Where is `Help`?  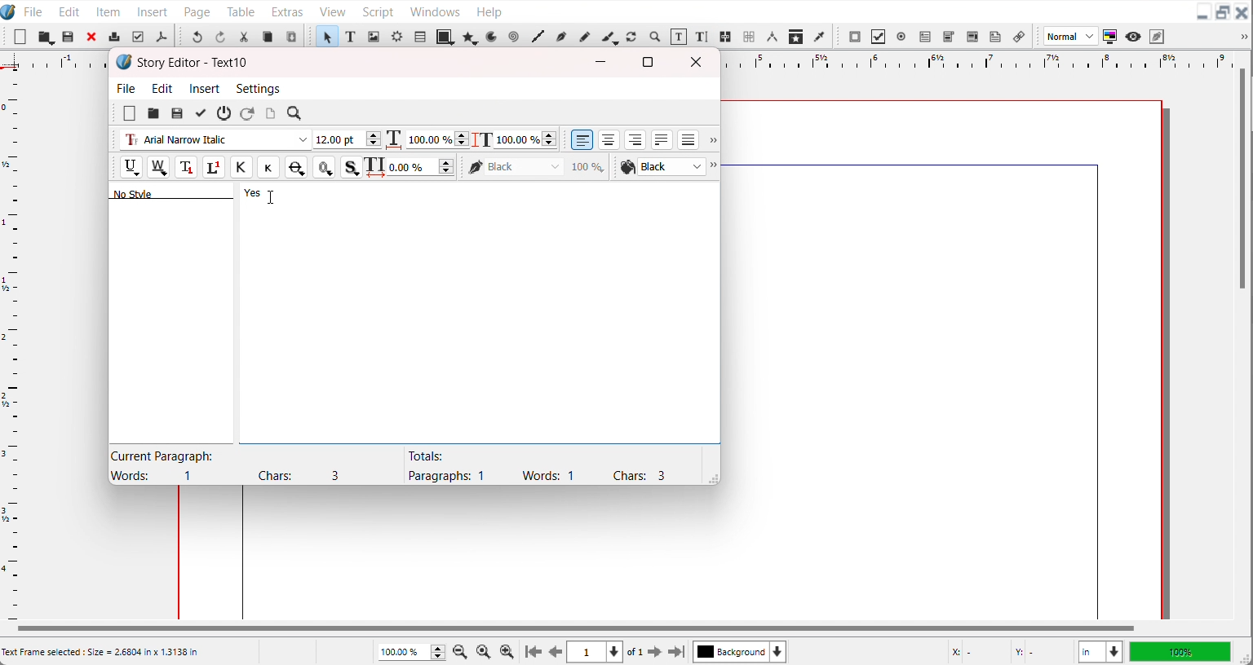
Help is located at coordinates (489, 11).